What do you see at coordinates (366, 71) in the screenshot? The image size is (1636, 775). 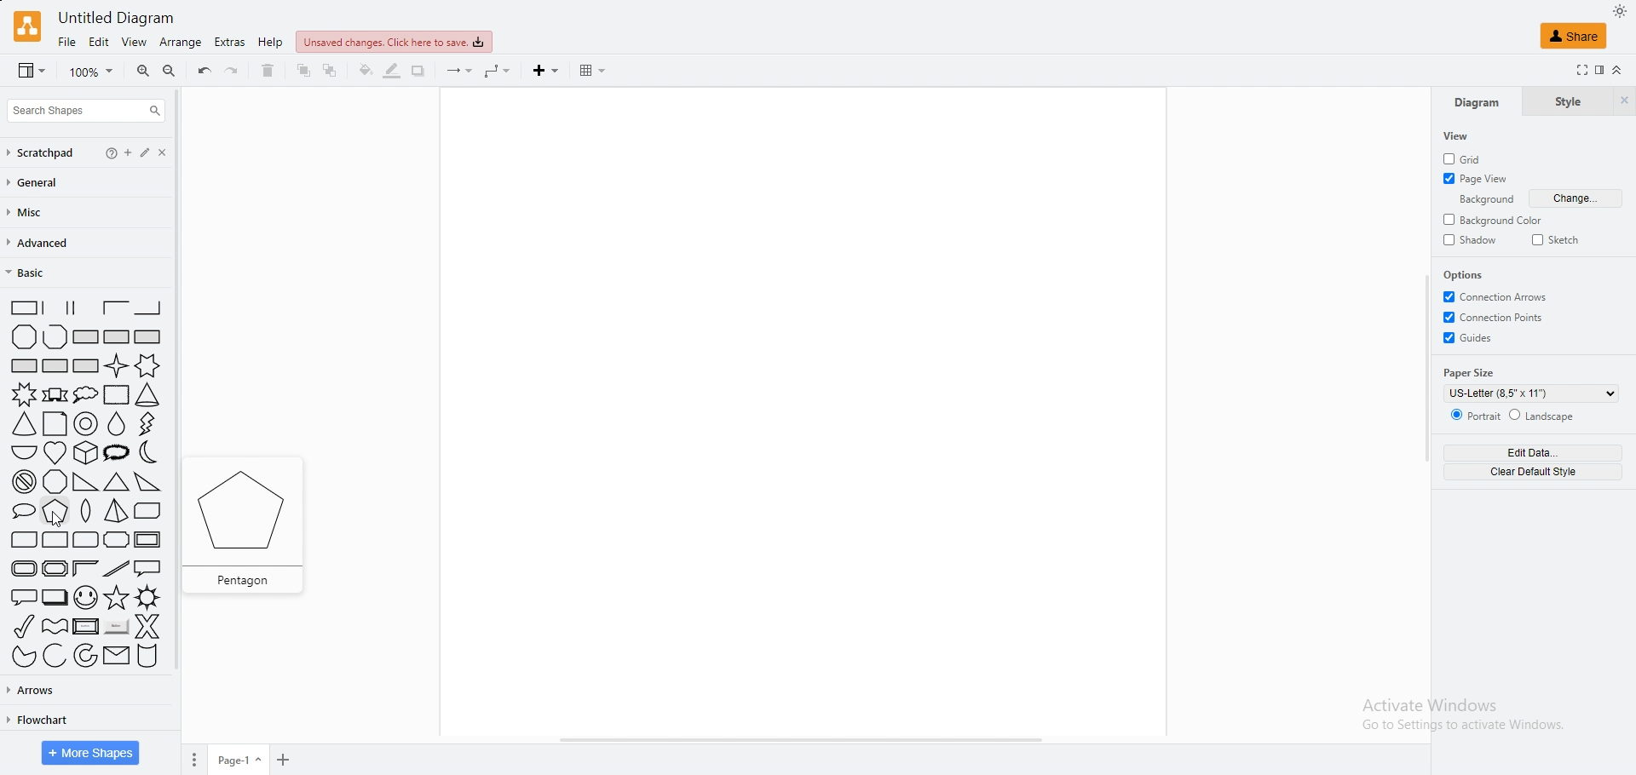 I see `fill color` at bounding box center [366, 71].